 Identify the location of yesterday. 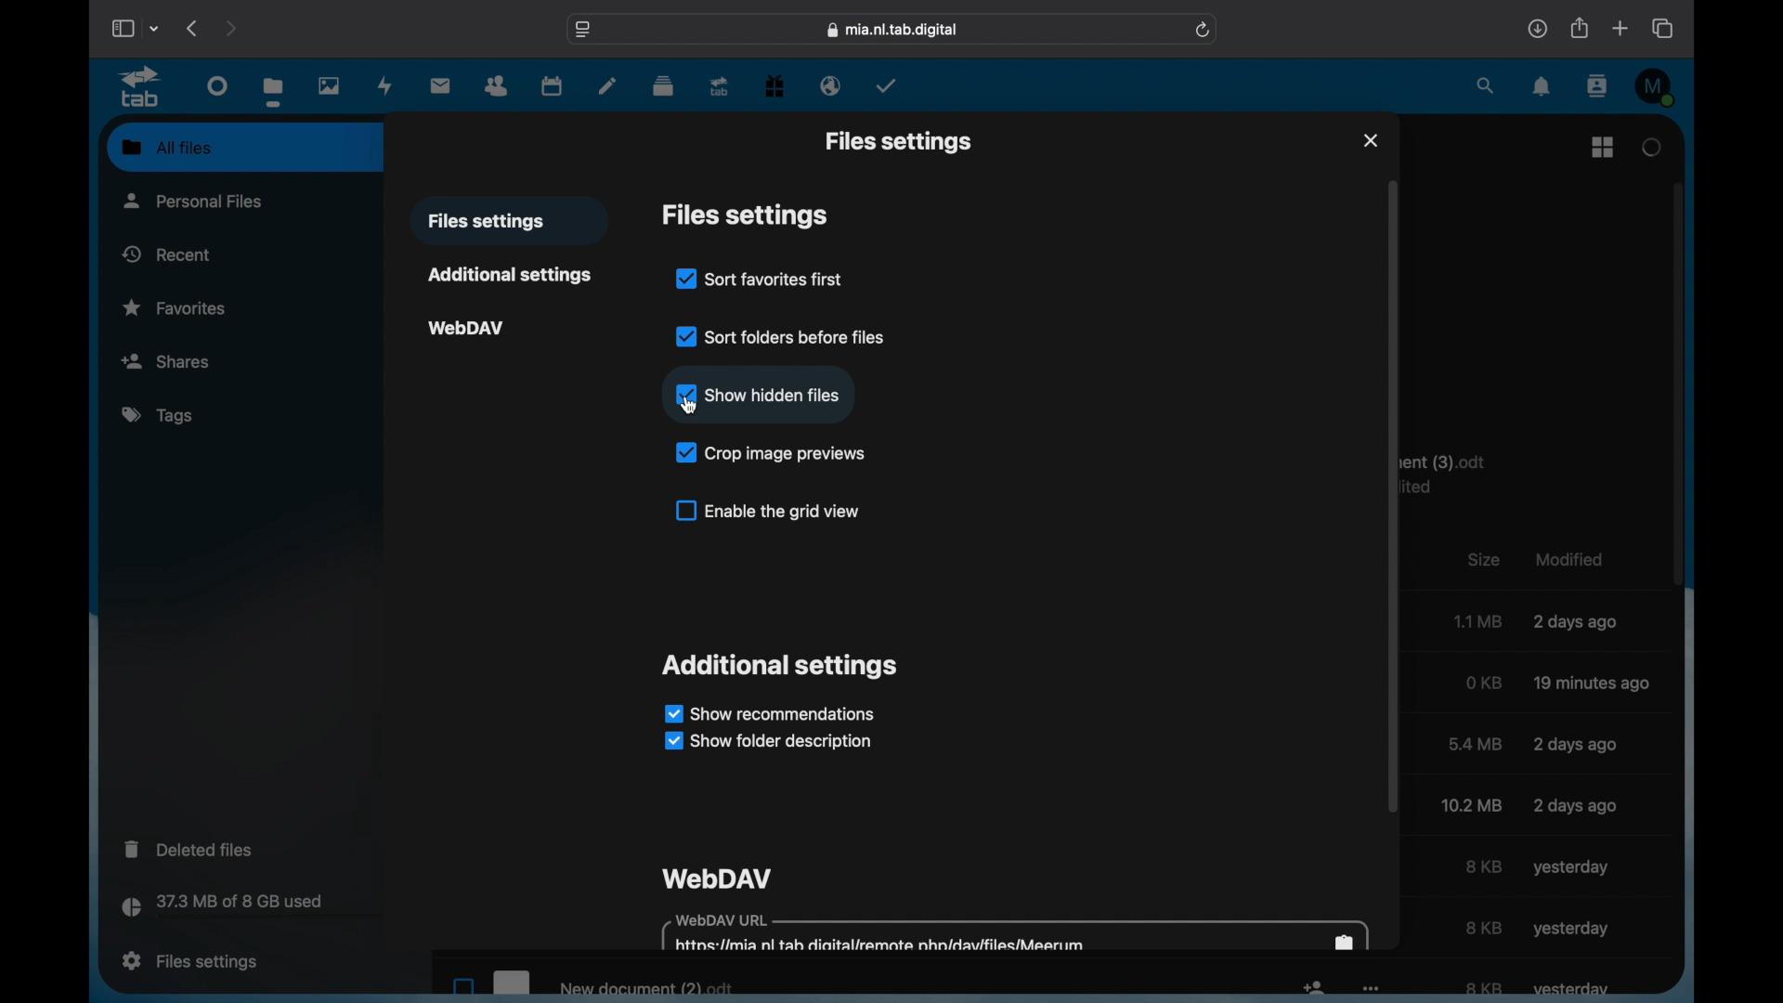
(1571, 929).